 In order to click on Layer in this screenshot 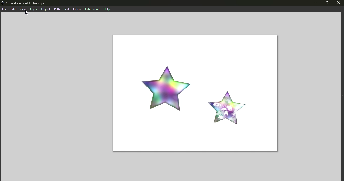, I will do `click(34, 9)`.